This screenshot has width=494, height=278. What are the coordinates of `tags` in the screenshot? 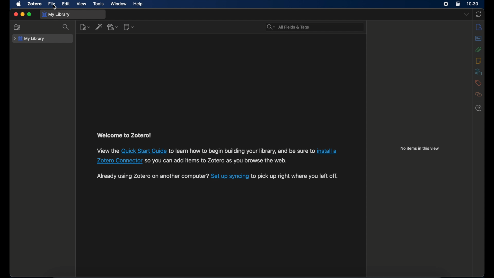 It's located at (478, 83).